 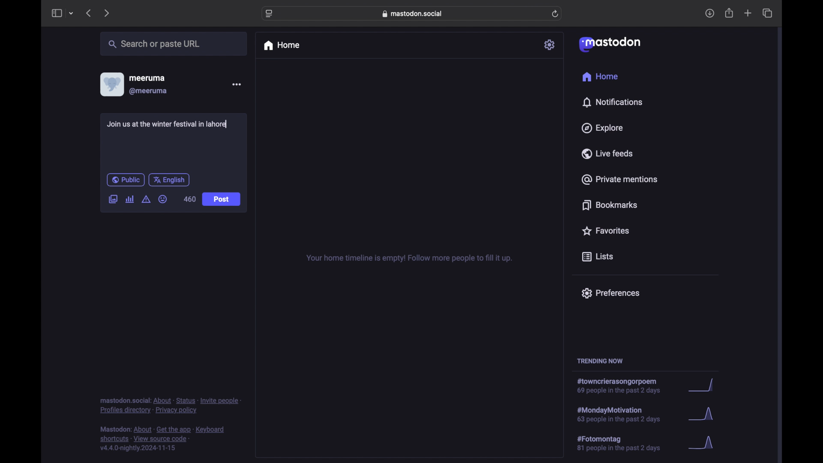 I want to click on add  poll, so click(x=129, y=199).